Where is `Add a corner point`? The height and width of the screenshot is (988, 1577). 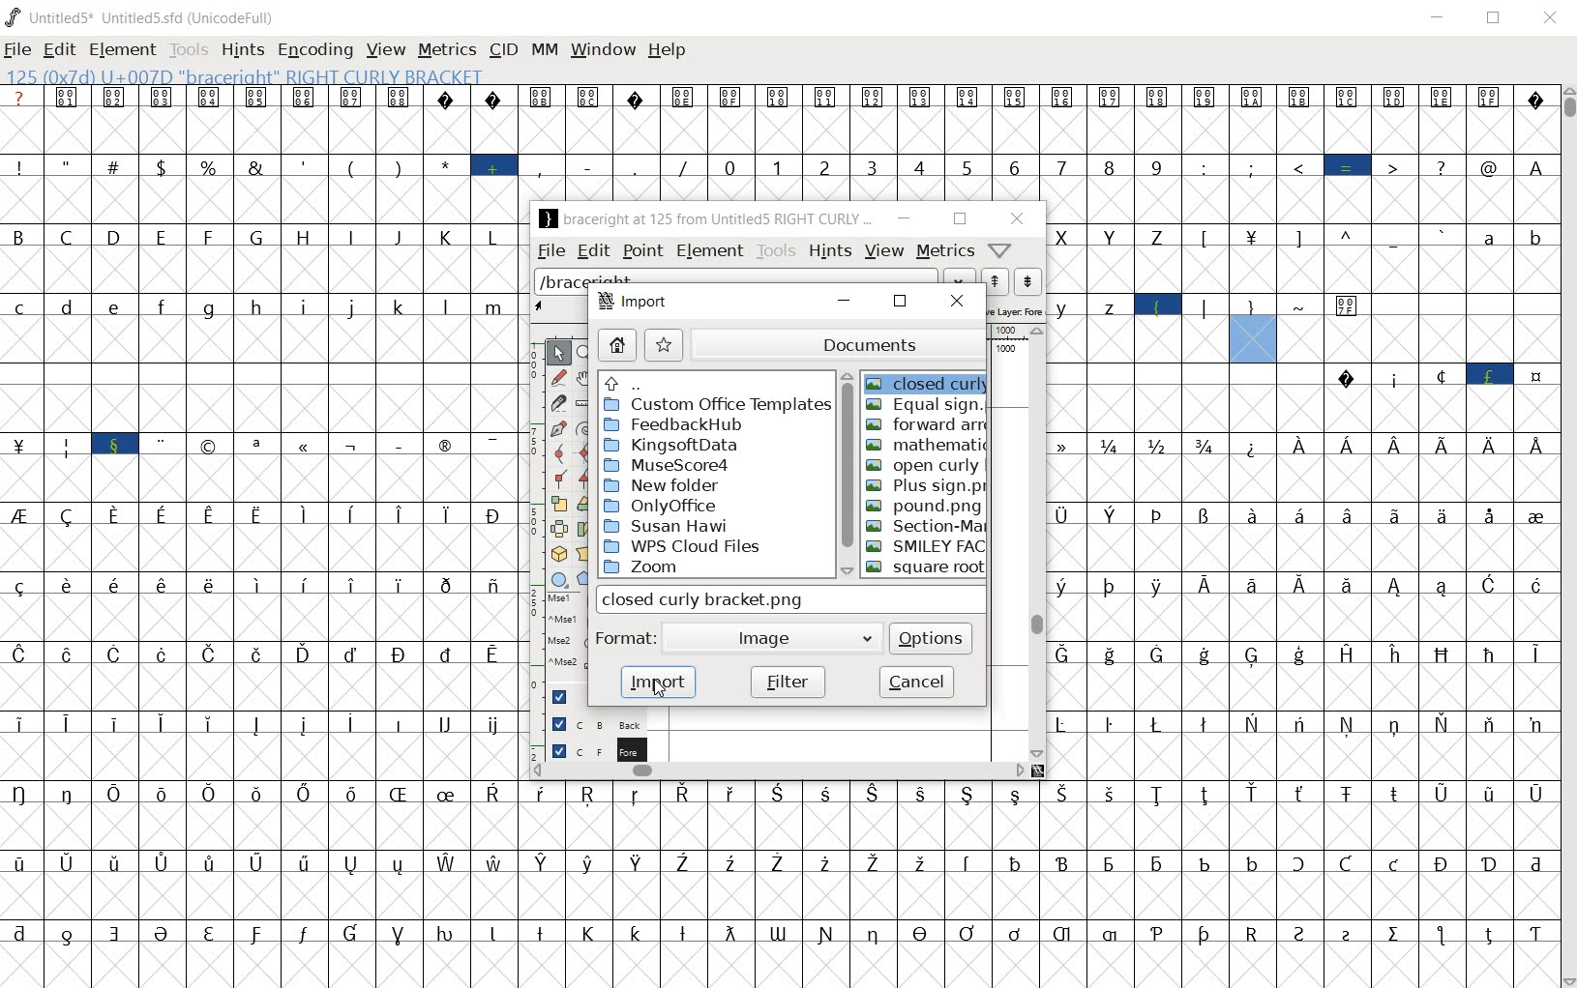
Add a corner point is located at coordinates (559, 478).